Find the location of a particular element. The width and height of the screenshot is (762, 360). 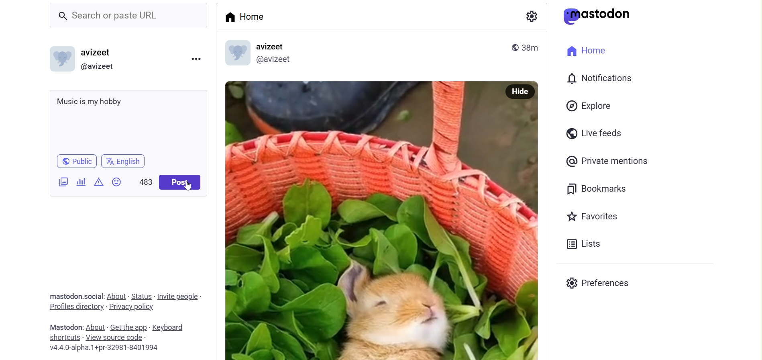

Emojis is located at coordinates (118, 182).